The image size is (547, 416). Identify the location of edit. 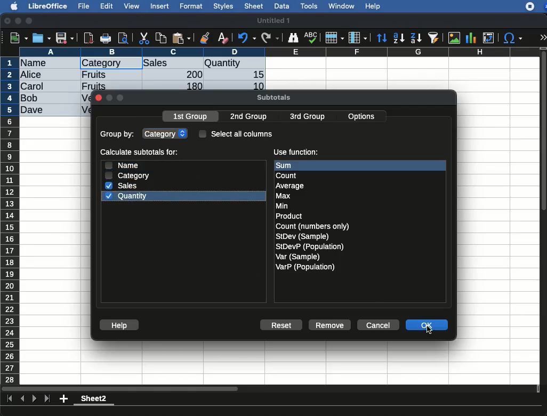
(107, 6).